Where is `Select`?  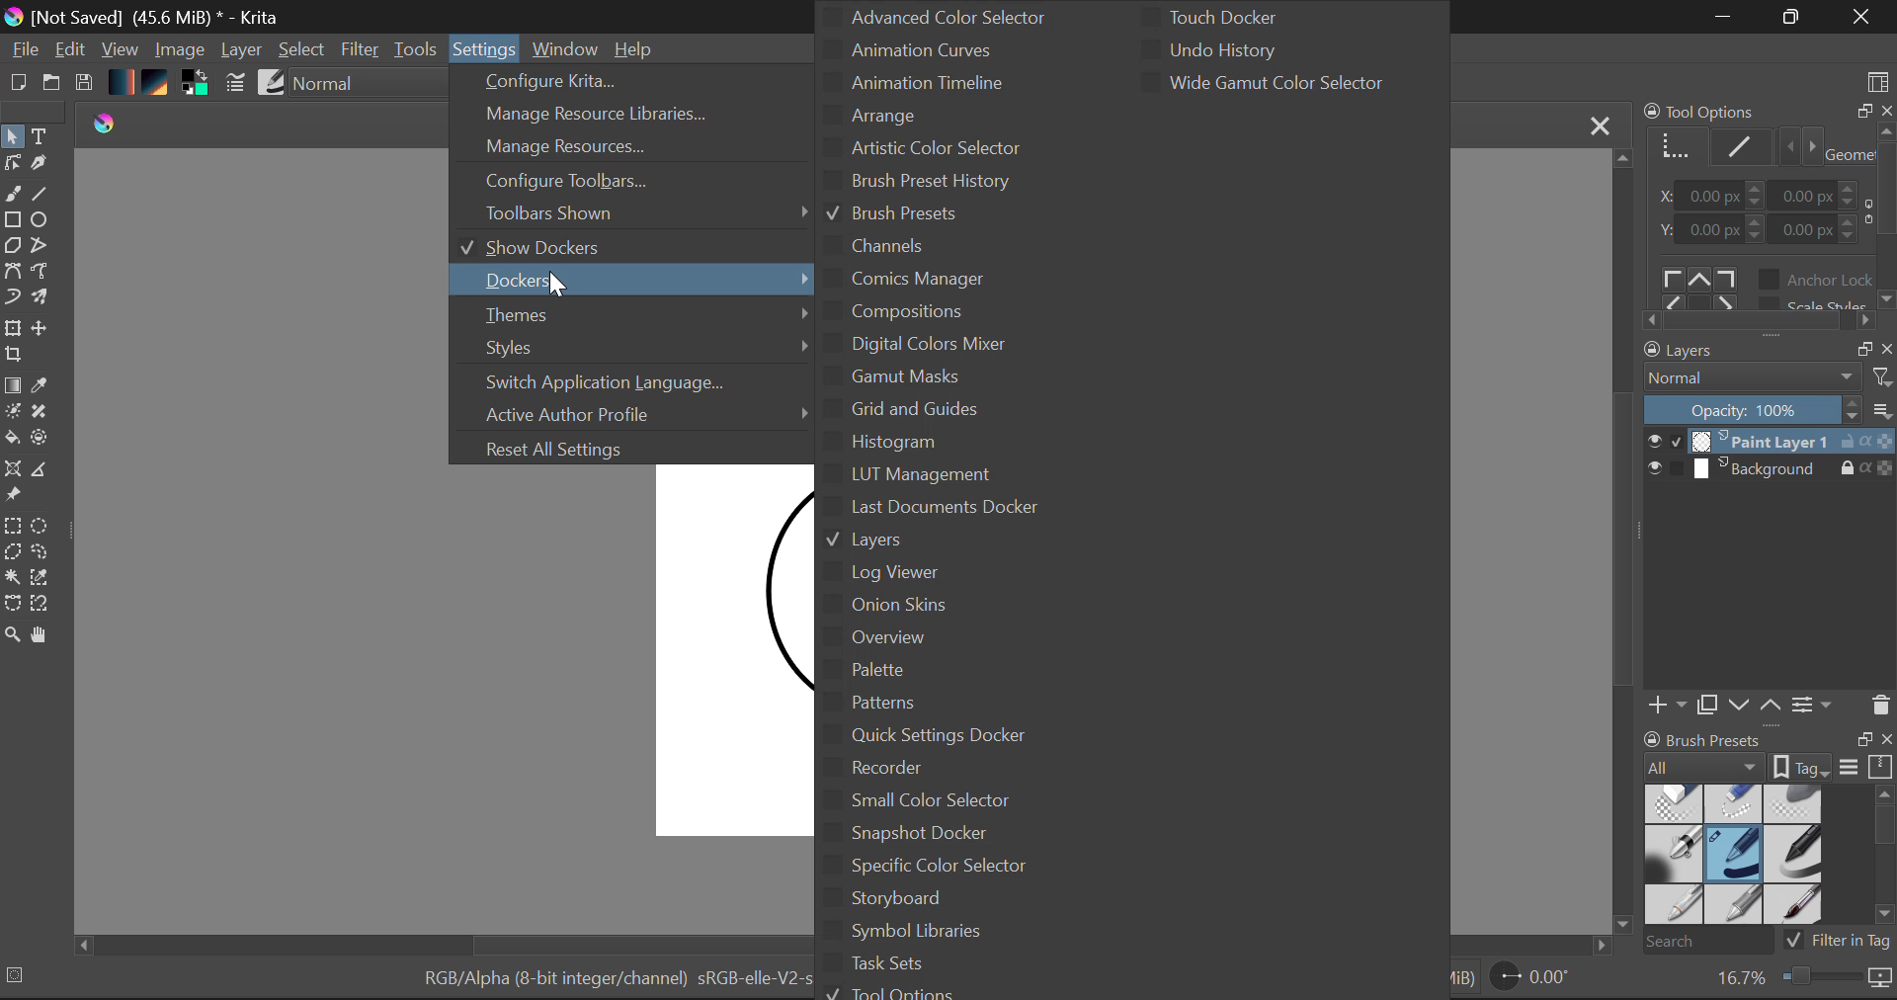
Select is located at coordinates (302, 50).